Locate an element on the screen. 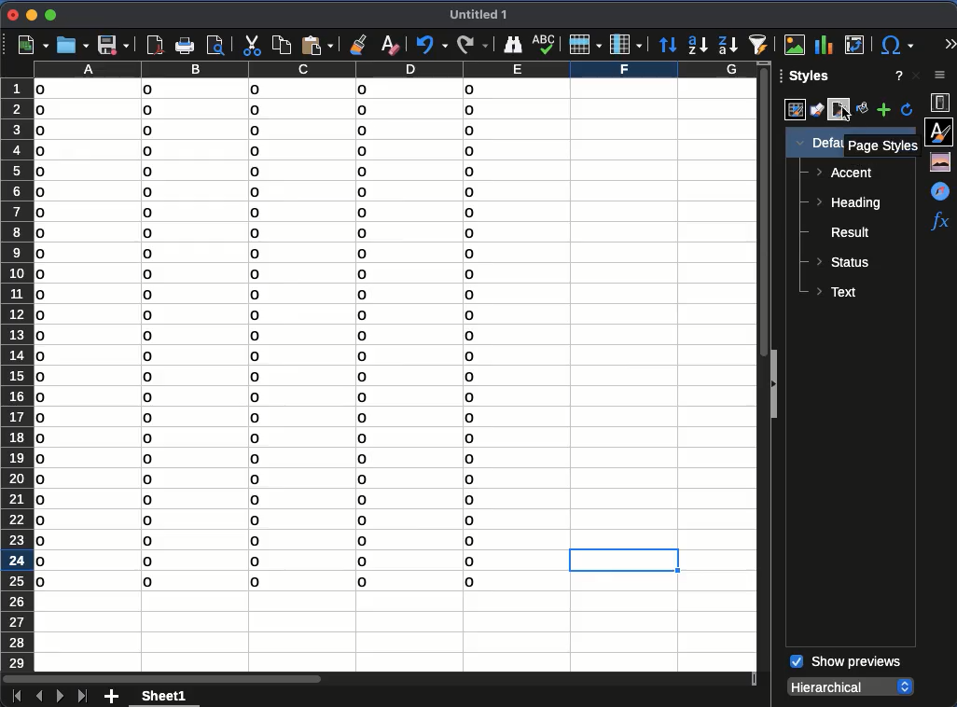  add is located at coordinates (113, 697).